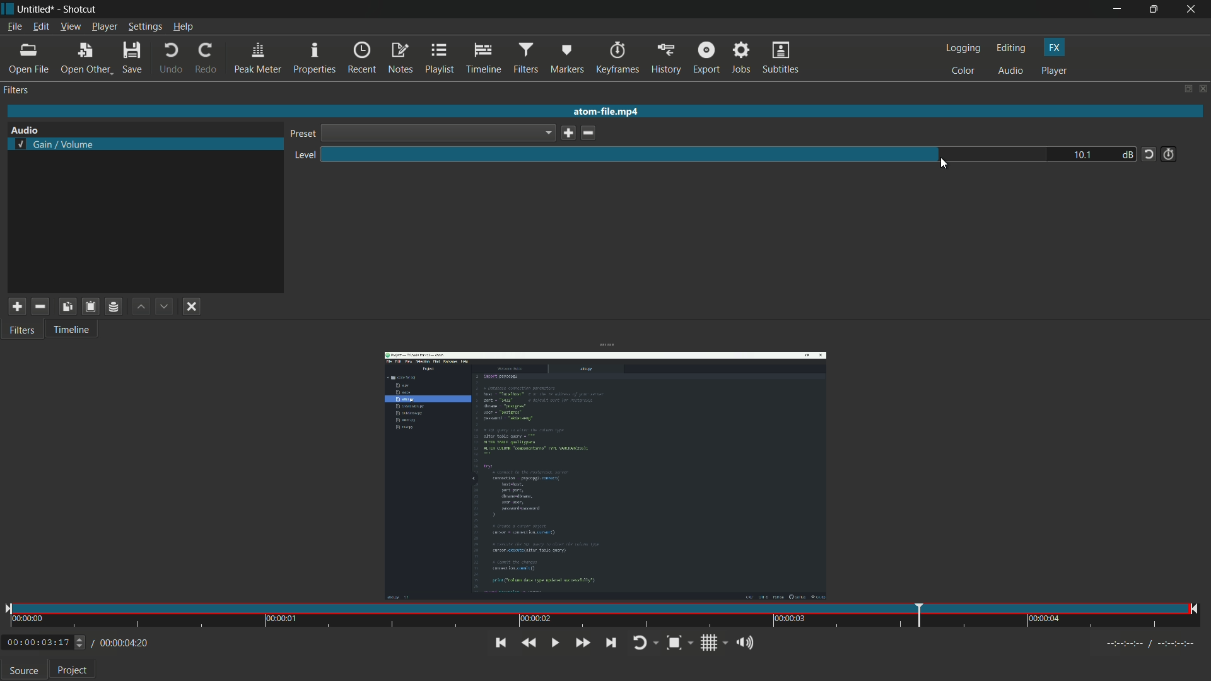 The width and height of the screenshot is (1211, 681). I want to click on Audio, so click(28, 127).